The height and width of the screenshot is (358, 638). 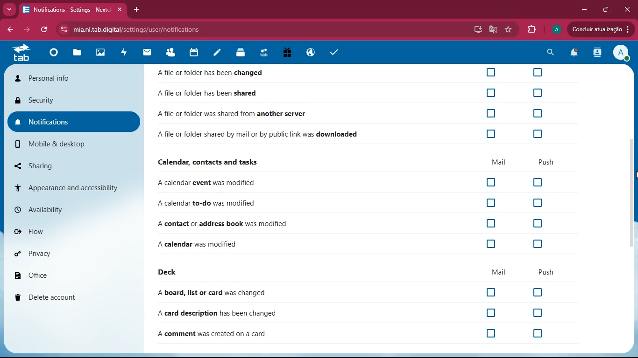 I want to click on delete account, so click(x=67, y=297).